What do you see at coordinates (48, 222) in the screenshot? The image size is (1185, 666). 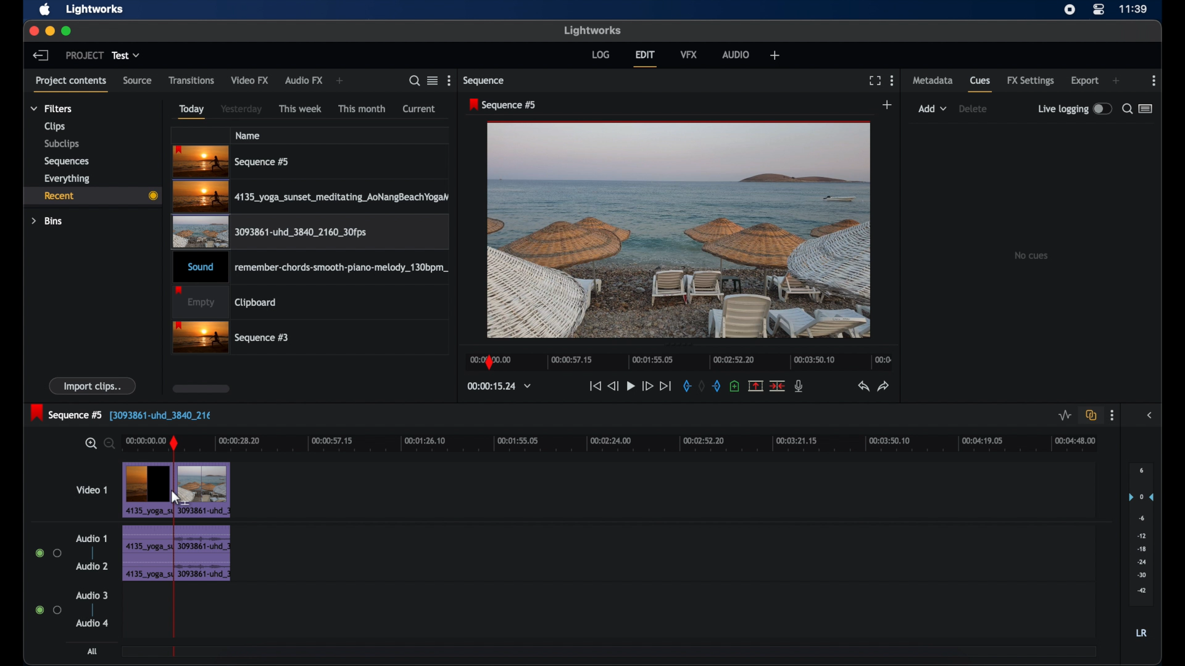 I see `bins` at bounding box center [48, 222].